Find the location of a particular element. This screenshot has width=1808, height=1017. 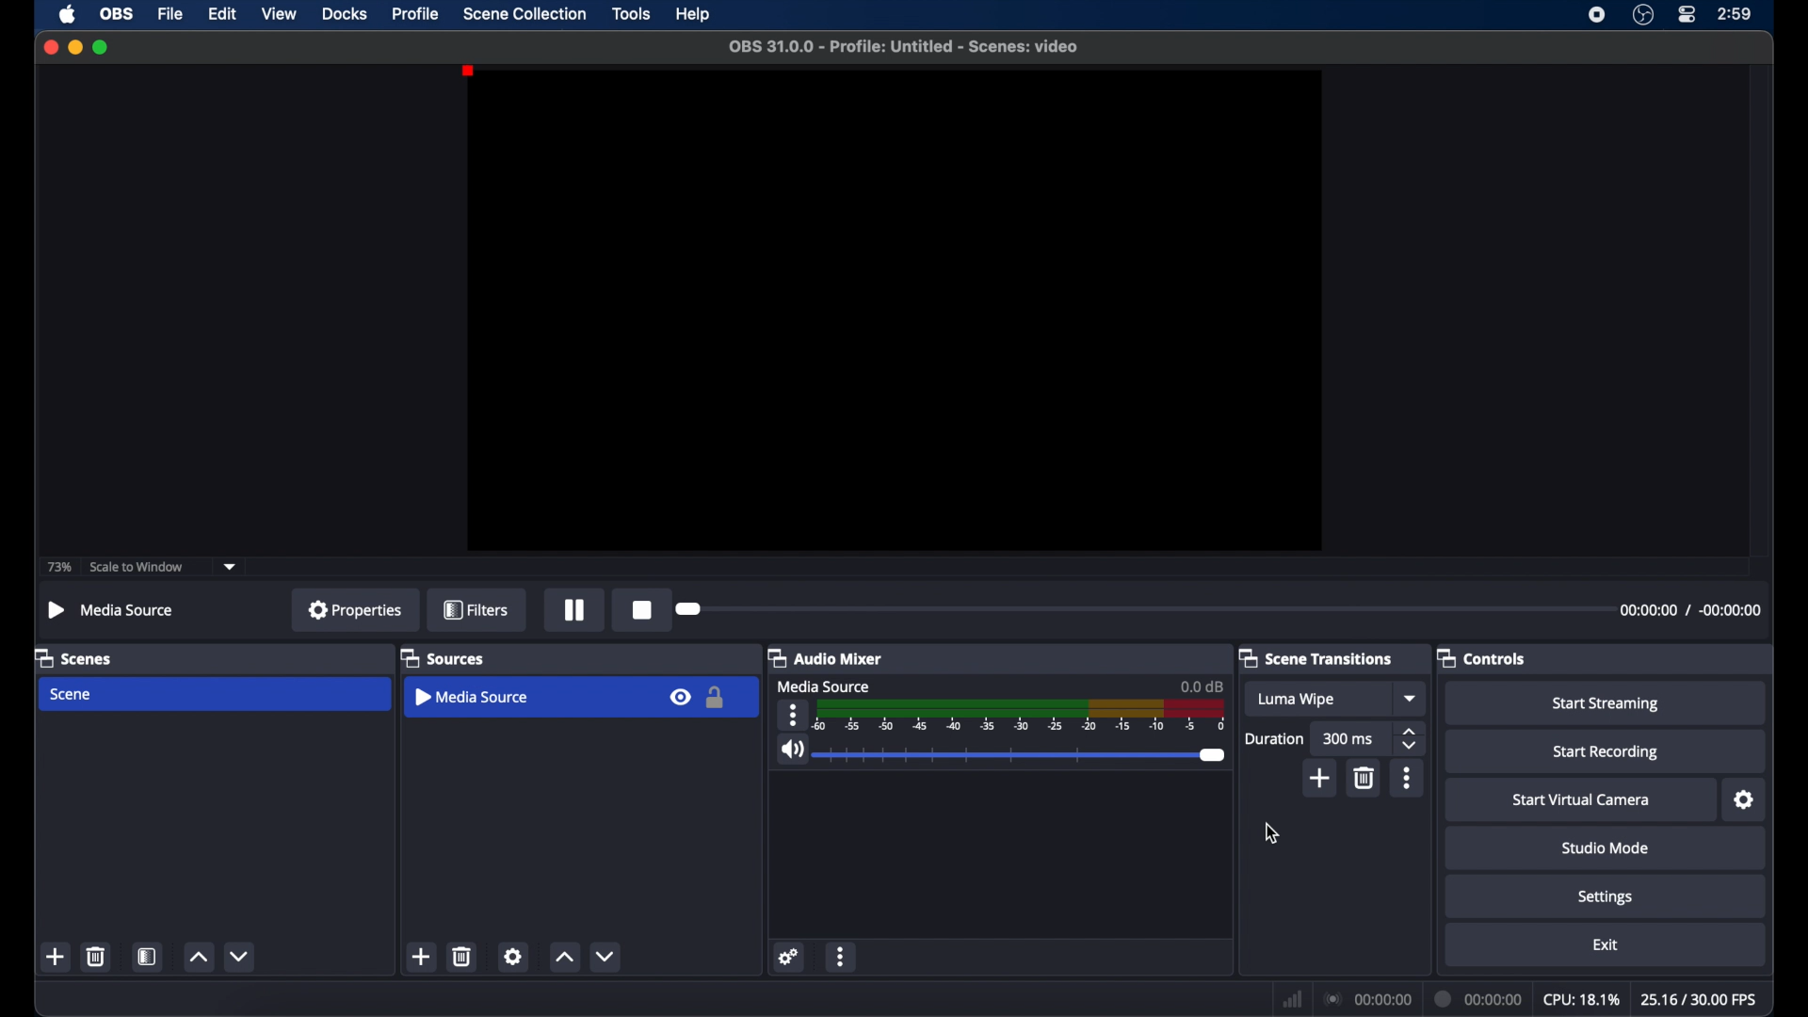

more options is located at coordinates (841, 956).